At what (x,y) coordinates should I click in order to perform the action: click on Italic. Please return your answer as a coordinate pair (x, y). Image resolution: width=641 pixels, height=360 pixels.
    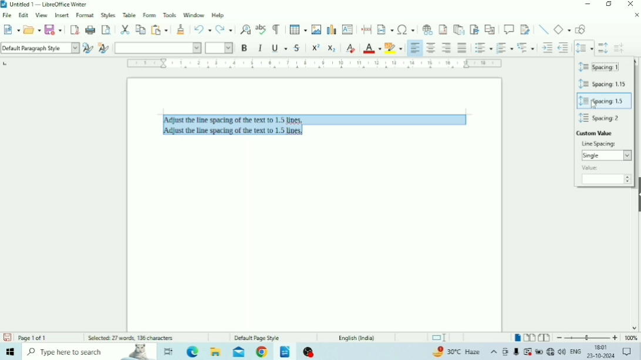
    Looking at the image, I should click on (261, 48).